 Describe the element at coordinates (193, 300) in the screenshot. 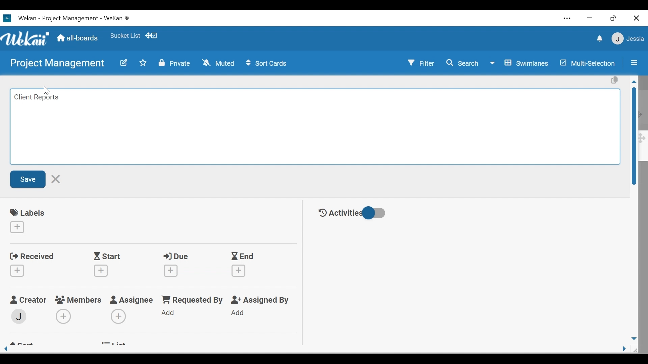

I see `Requested by` at that location.